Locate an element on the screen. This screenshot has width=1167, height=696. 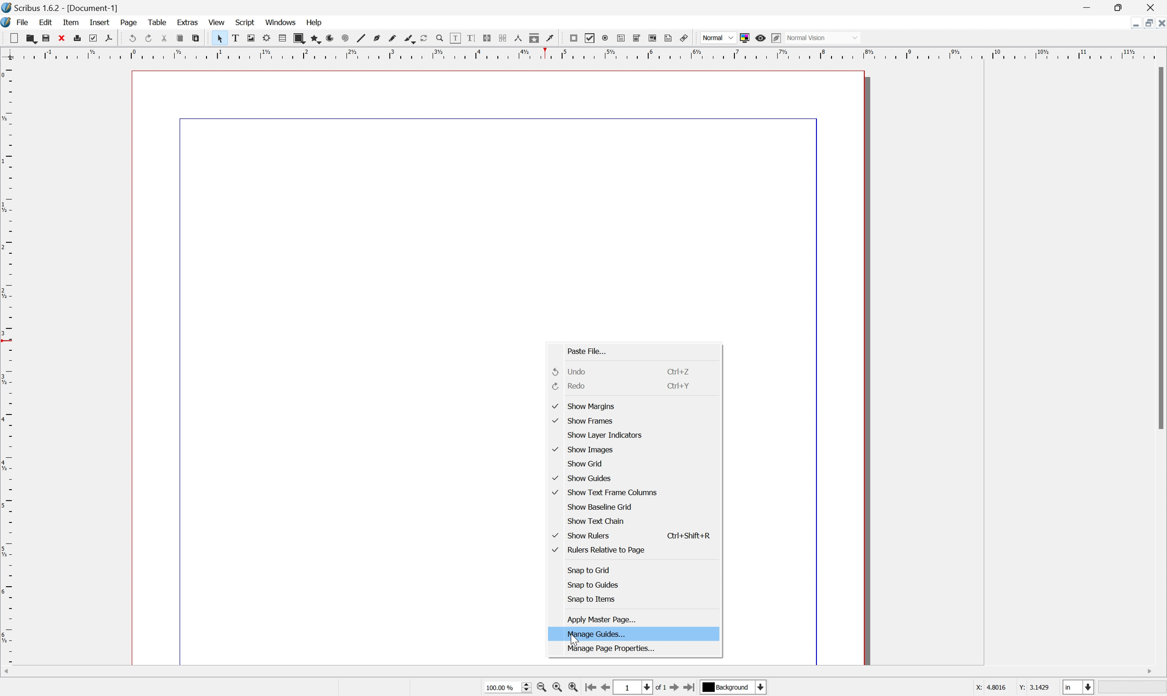
text annotation is located at coordinates (669, 38).